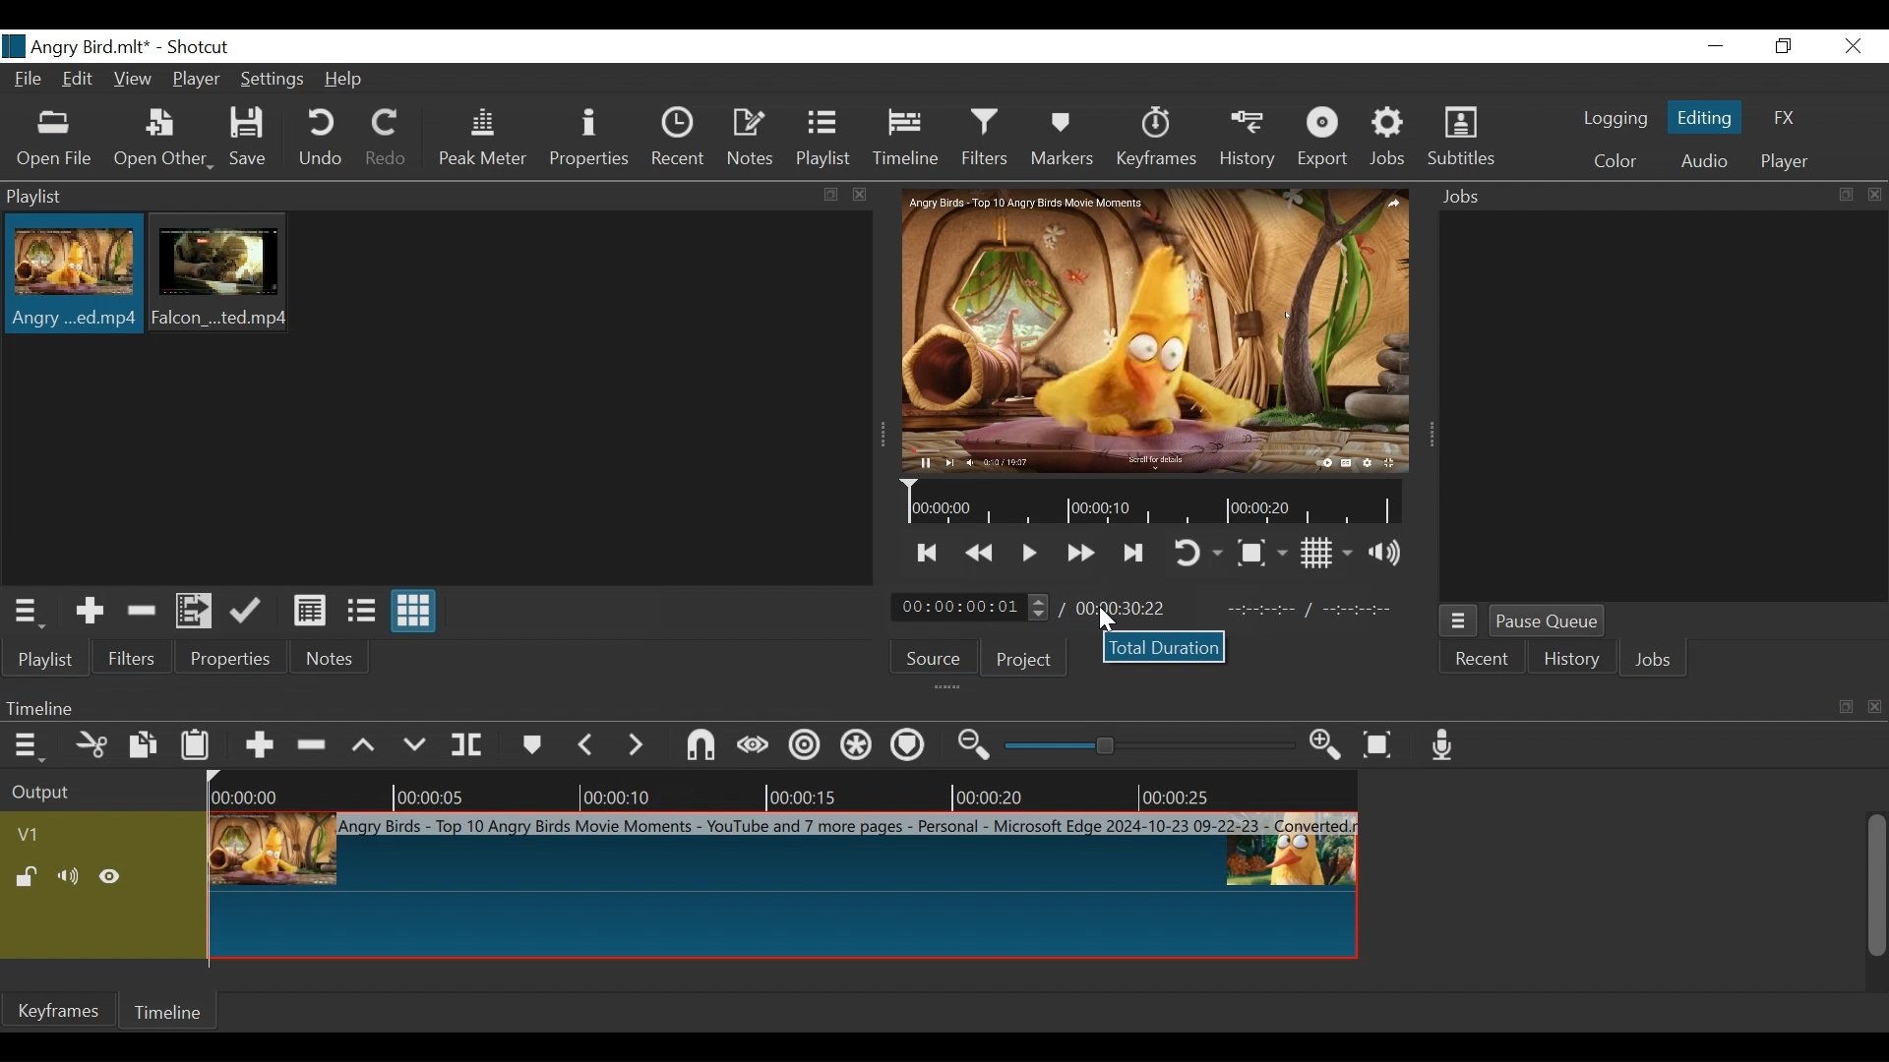 The image size is (1889, 1062). What do you see at coordinates (754, 749) in the screenshot?
I see `Scrub while dragging` at bounding box center [754, 749].